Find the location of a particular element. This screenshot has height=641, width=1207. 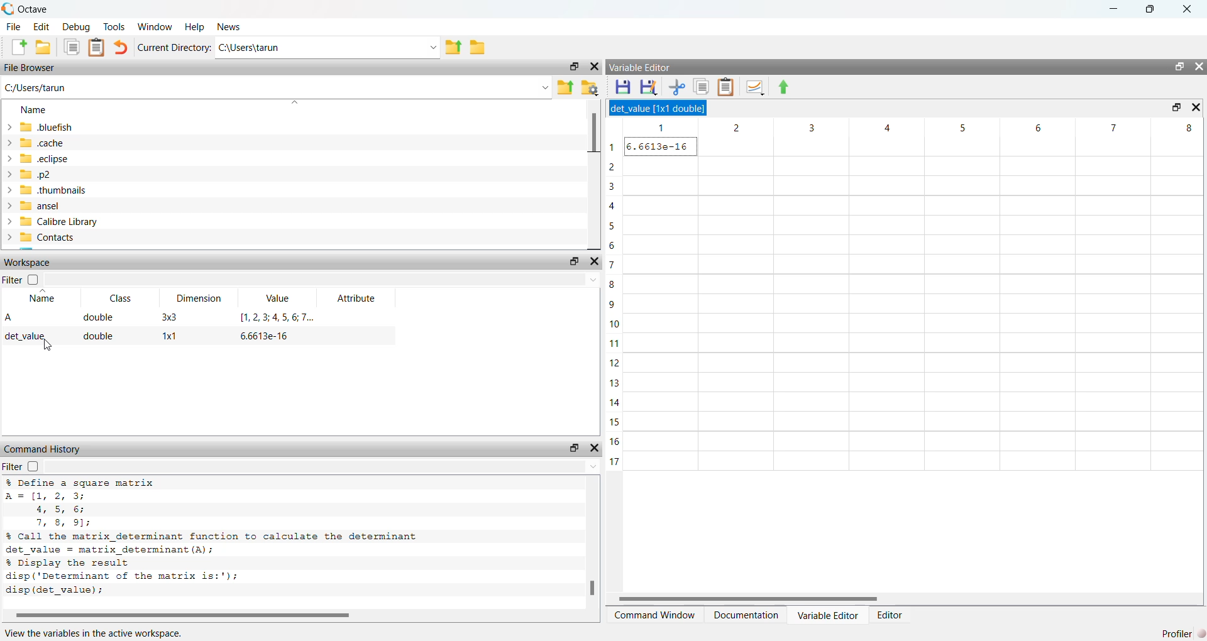

plot selected data is located at coordinates (756, 89).